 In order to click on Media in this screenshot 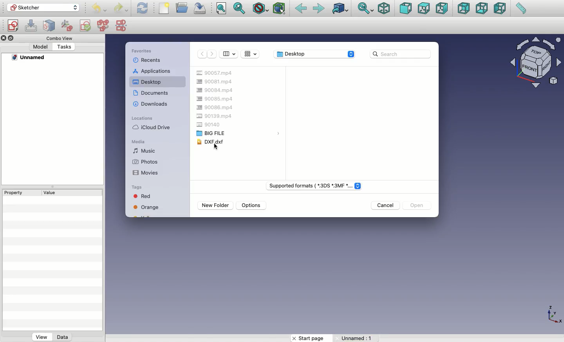, I will do `click(139, 141)`.